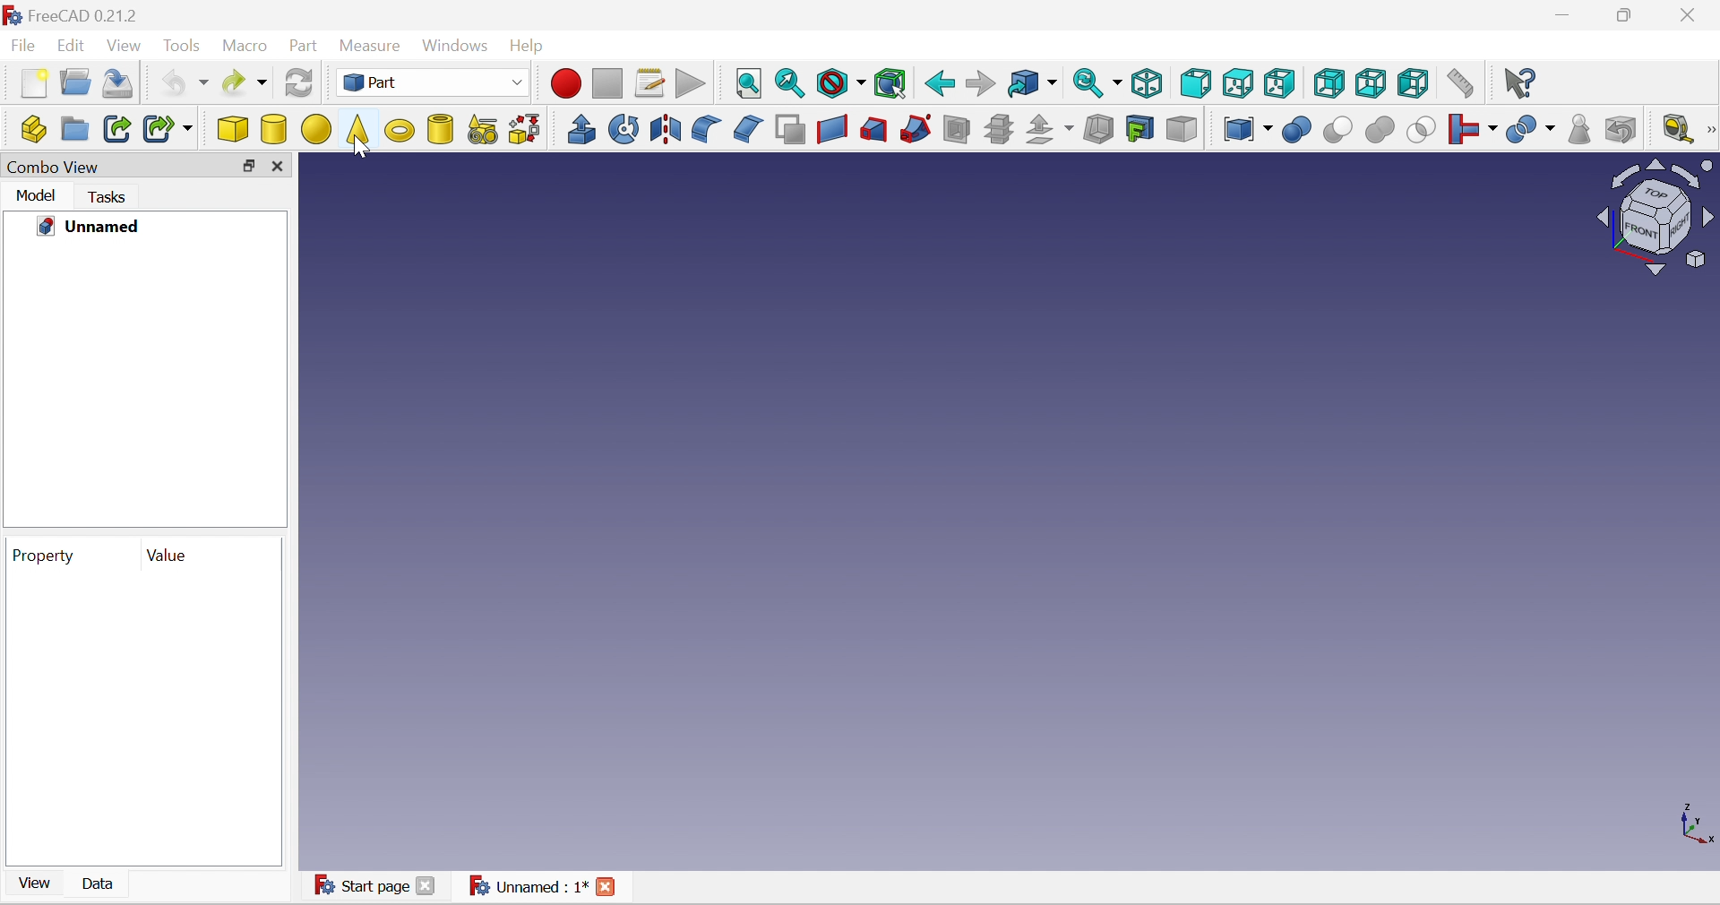  What do you see at coordinates (1531, 132) in the screenshot?
I see `Split objects` at bounding box center [1531, 132].